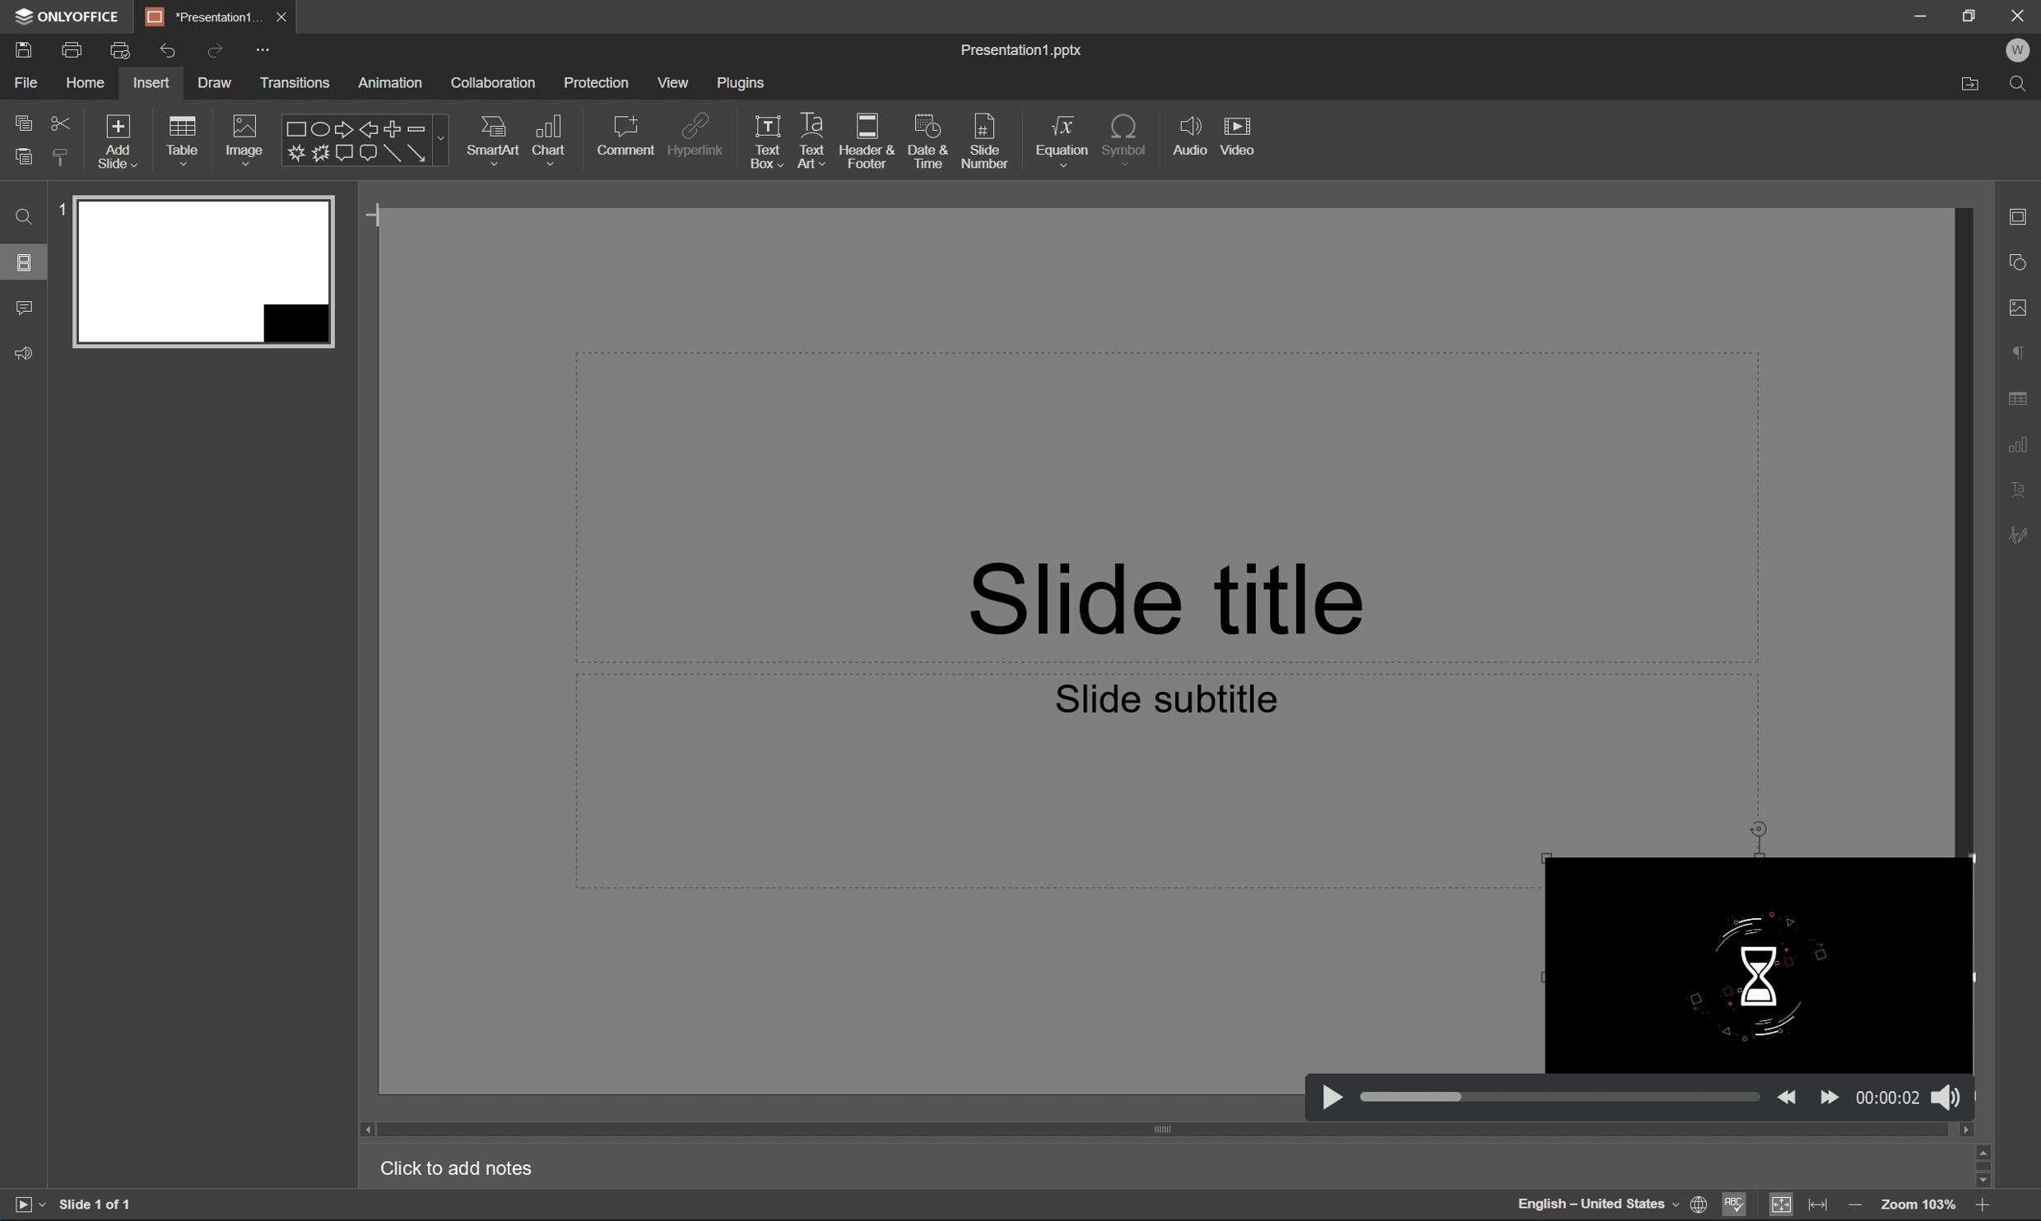 The image size is (2041, 1221). I want to click on home, so click(87, 81).